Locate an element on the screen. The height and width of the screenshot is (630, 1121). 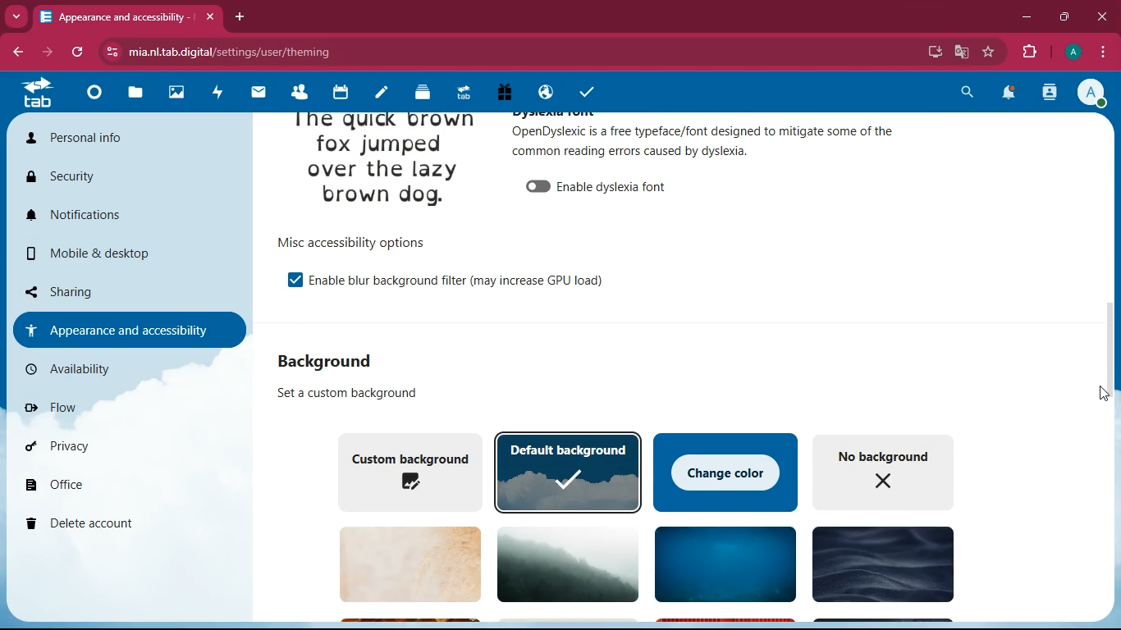
availability is located at coordinates (119, 369).